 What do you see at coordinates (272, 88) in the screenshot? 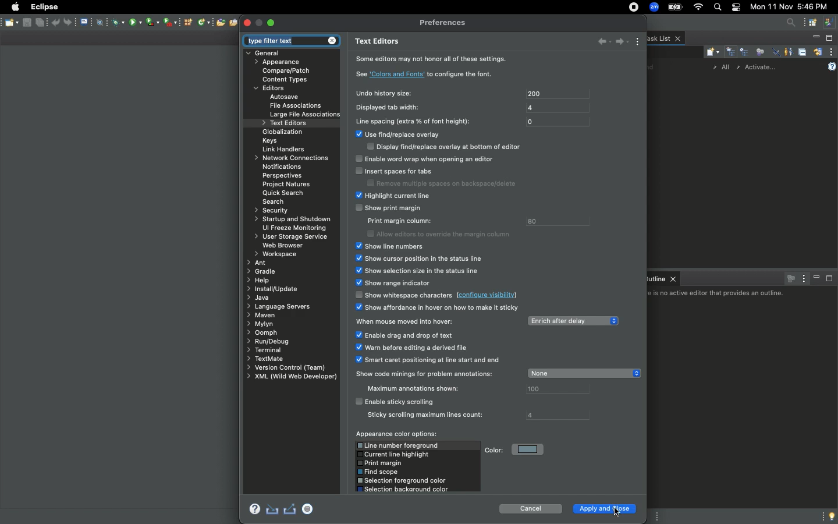
I see `Editors` at bounding box center [272, 88].